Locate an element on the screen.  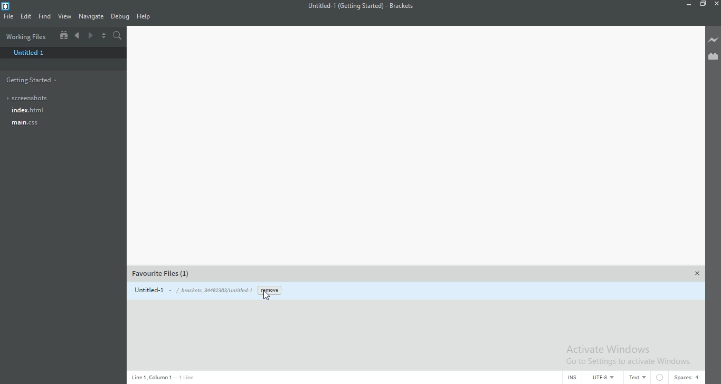
Minimise is located at coordinates (687, 4).